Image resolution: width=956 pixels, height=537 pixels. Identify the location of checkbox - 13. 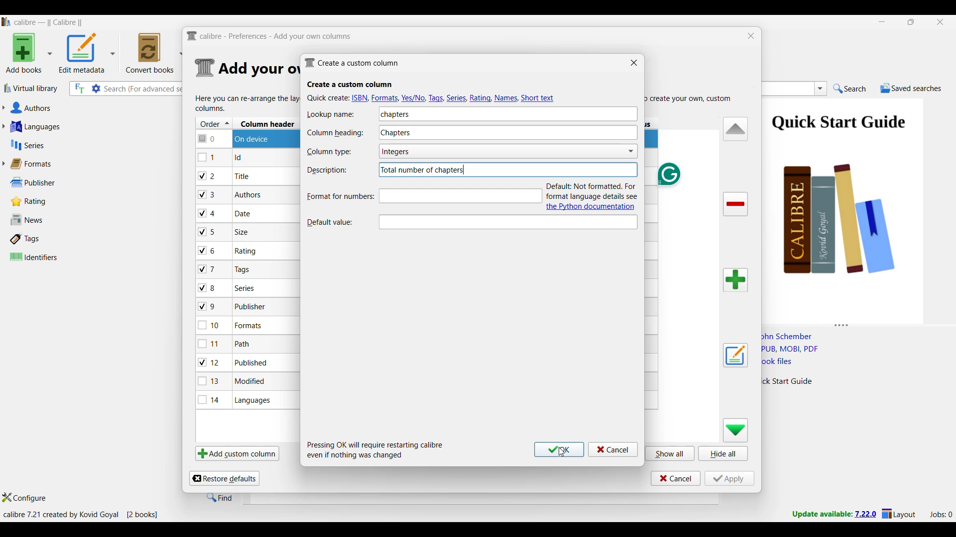
(209, 381).